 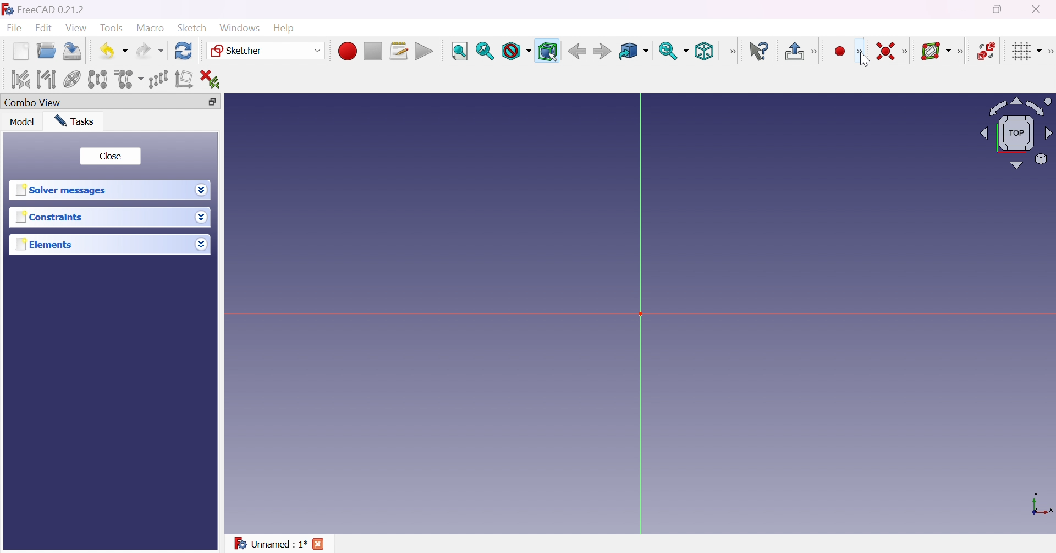 I want to click on Tools, so click(x=113, y=29).